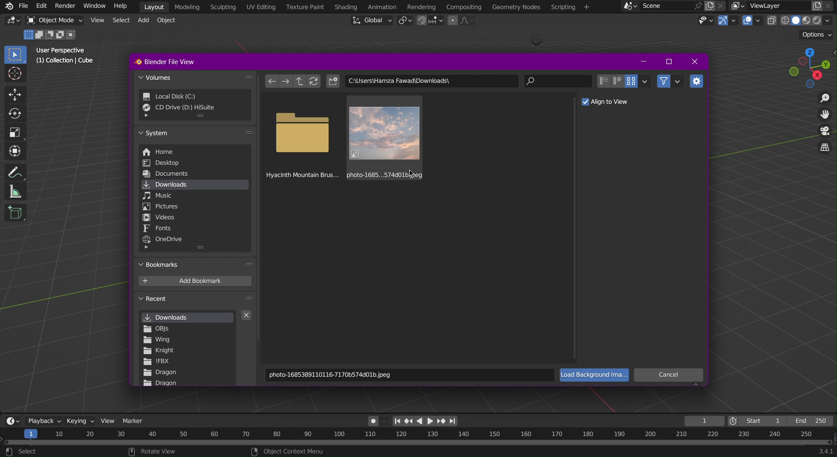 The height and width of the screenshot is (457, 837). Describe the element at coordinates (196, 281) in the screenshot. I see `Add Bookmark` at that location.